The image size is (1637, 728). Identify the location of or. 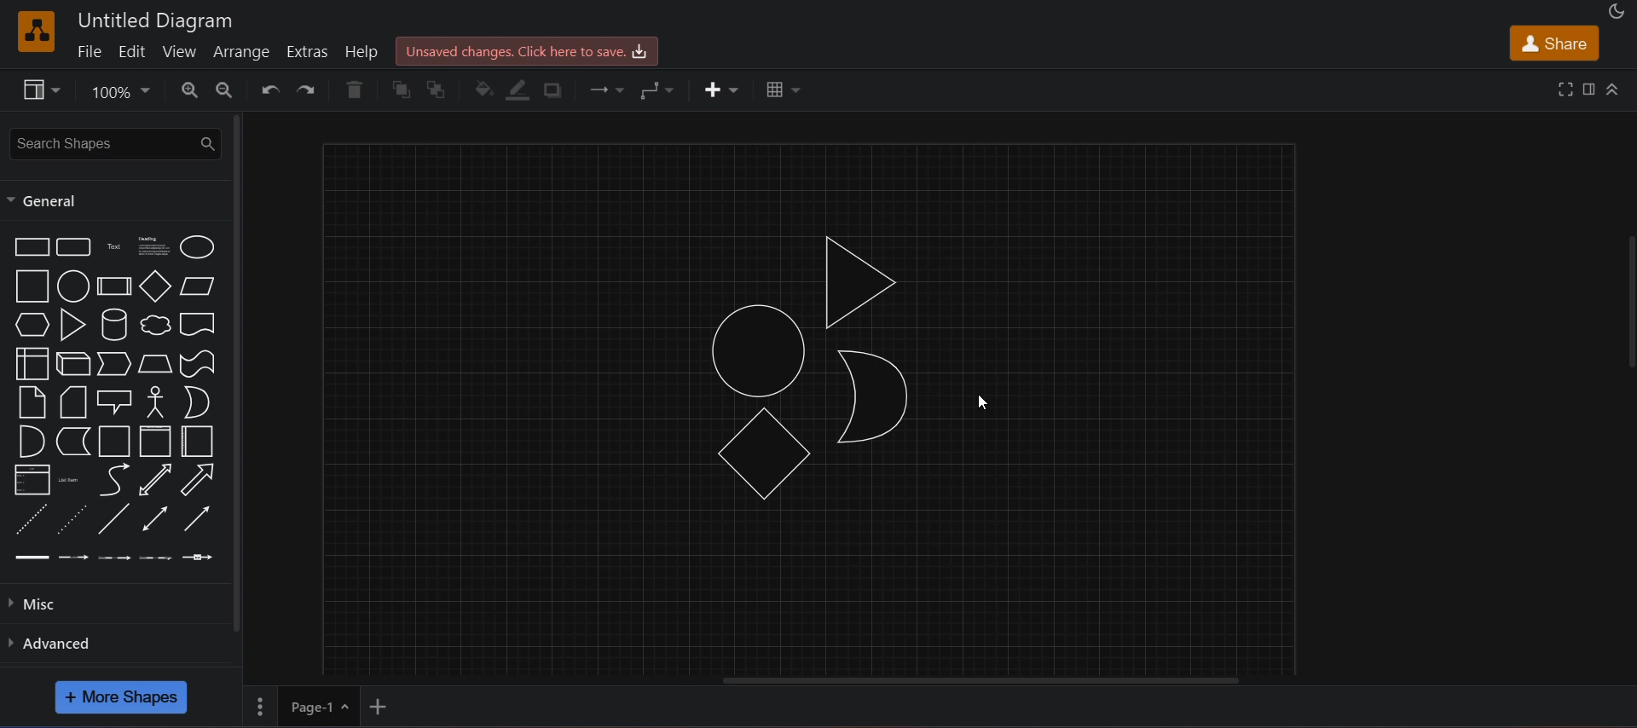
(196, 402).